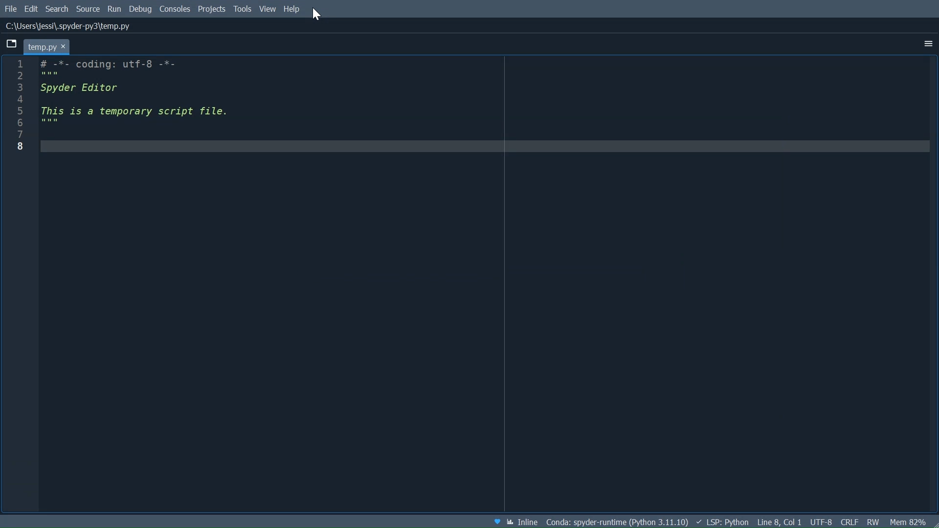  What do you see at coordinates (242, 9) in the screenshot?
I see `Tools` at bounding box center [242, 9].